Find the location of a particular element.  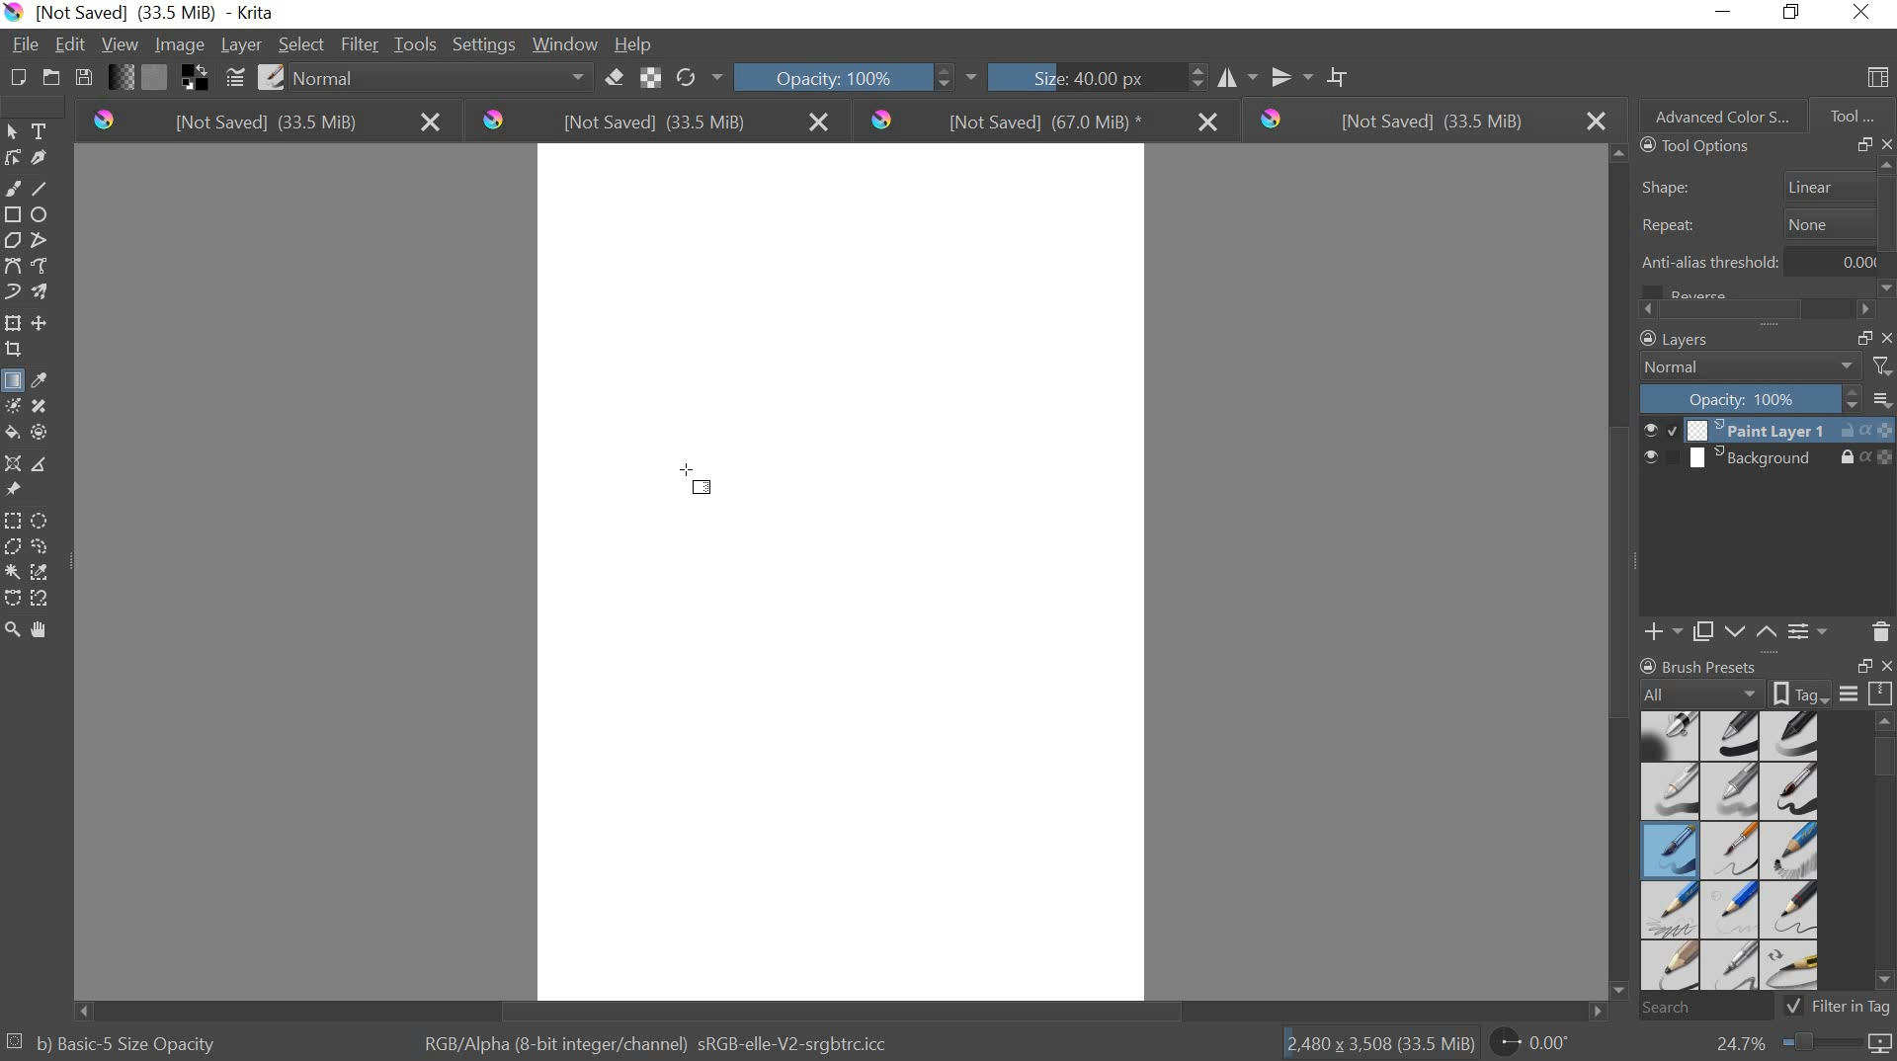

crop layer is located at coordinates (16, 352).